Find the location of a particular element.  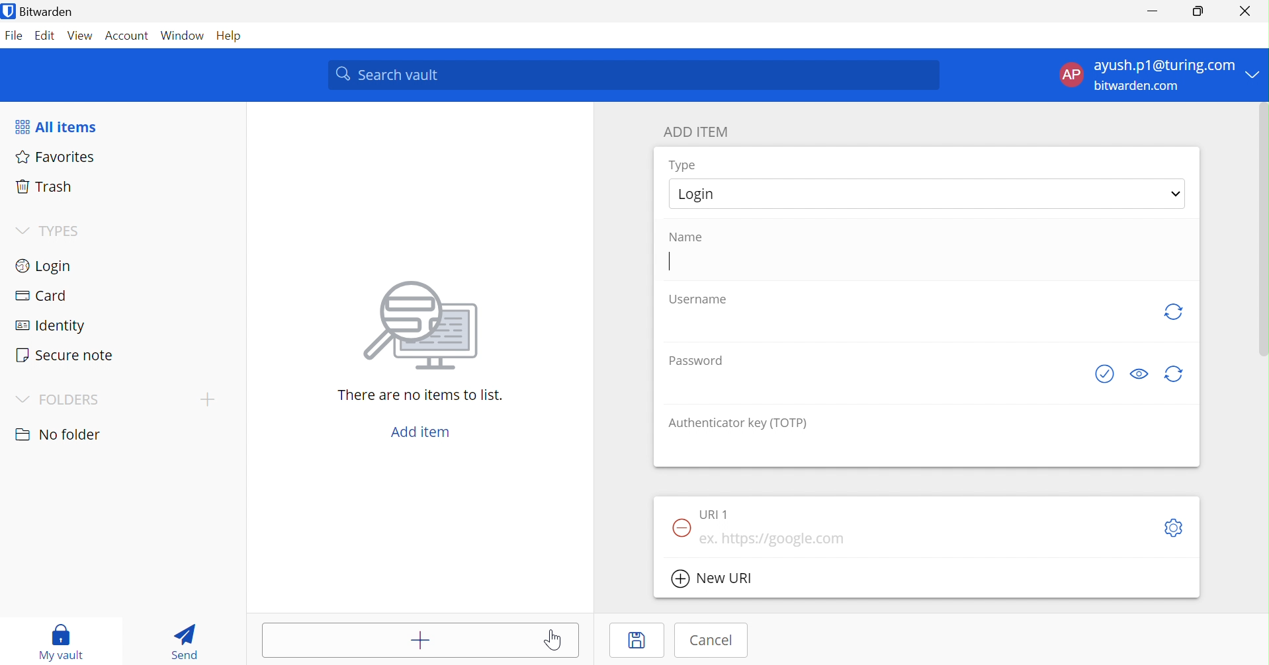

URI 1 is located at coordinates (717, 514).